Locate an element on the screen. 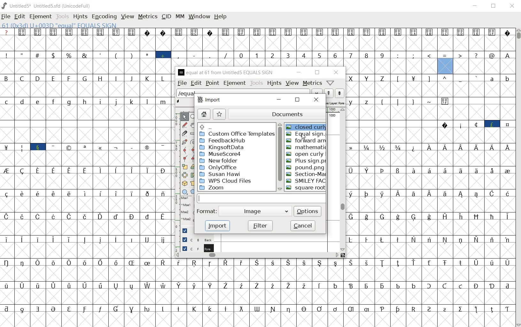  PLUS SIGN.PNG is located at coordinates (307, 161).